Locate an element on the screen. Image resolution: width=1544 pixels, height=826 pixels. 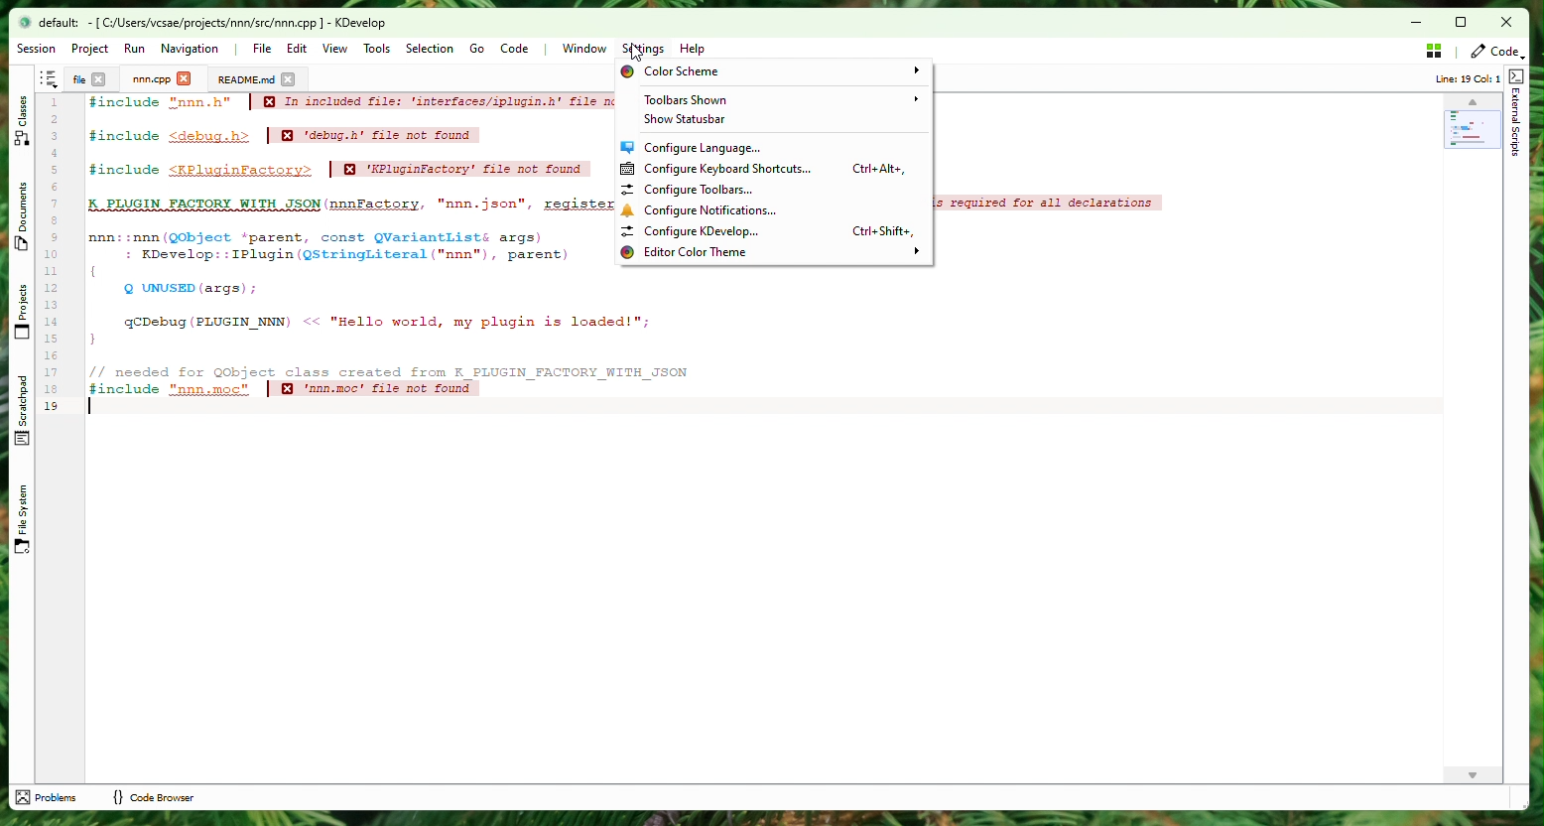
Minimap is located at coordinates (1474, 121).